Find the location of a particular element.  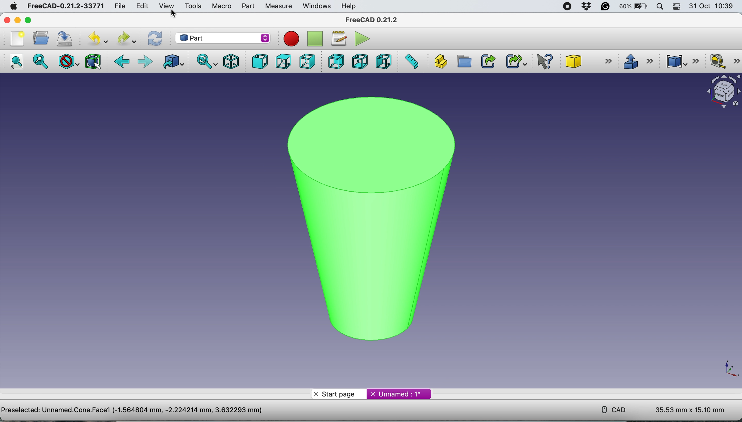

step recording macros is located at coordinates (315, 39).